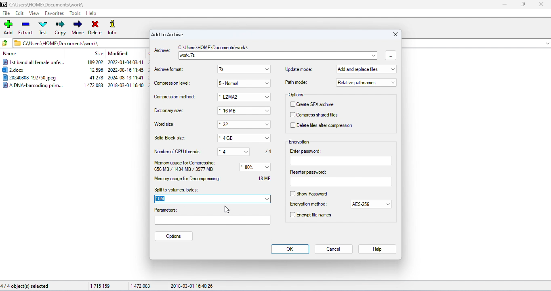  Describe the element at coordinates (25, 28) in the screenshot. I see `extract` at that location.